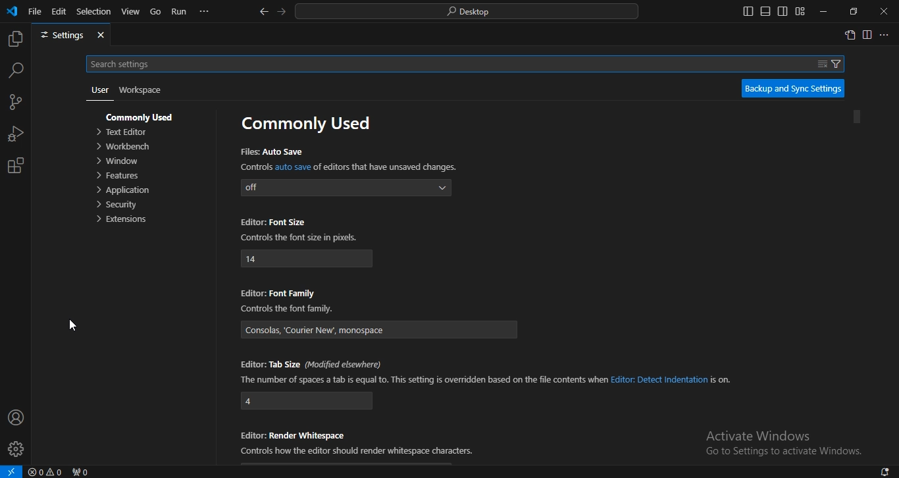  Describe the element at coordinates (16, 103) in the screenshot. I see `source control` at that location.